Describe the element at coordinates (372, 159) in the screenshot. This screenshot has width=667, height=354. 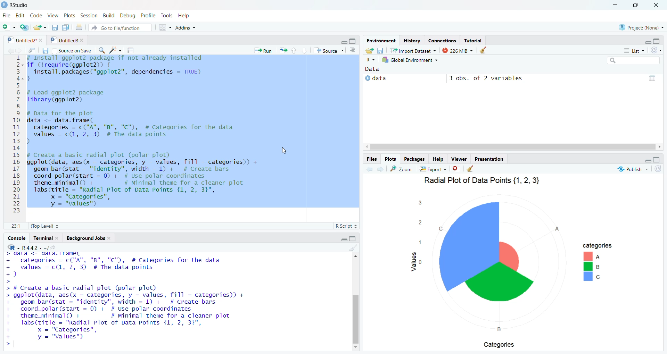
I see `Files` at that location.